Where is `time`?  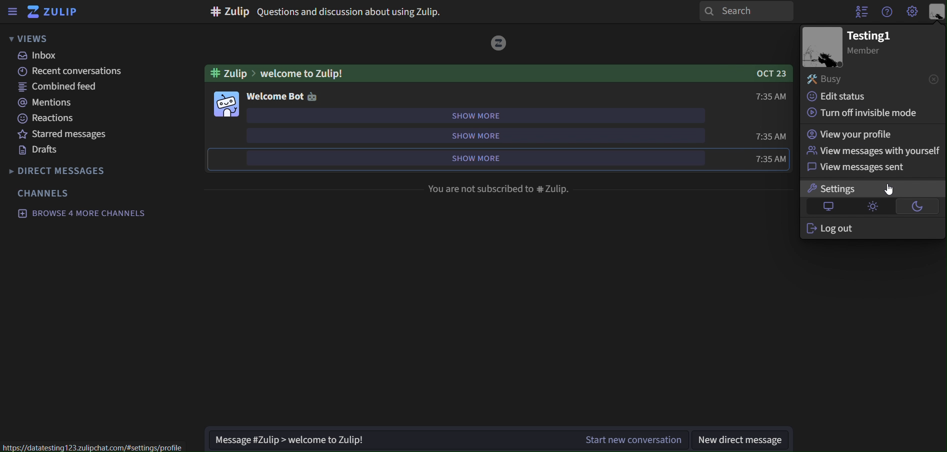 time is located at coordinates (769, 135).